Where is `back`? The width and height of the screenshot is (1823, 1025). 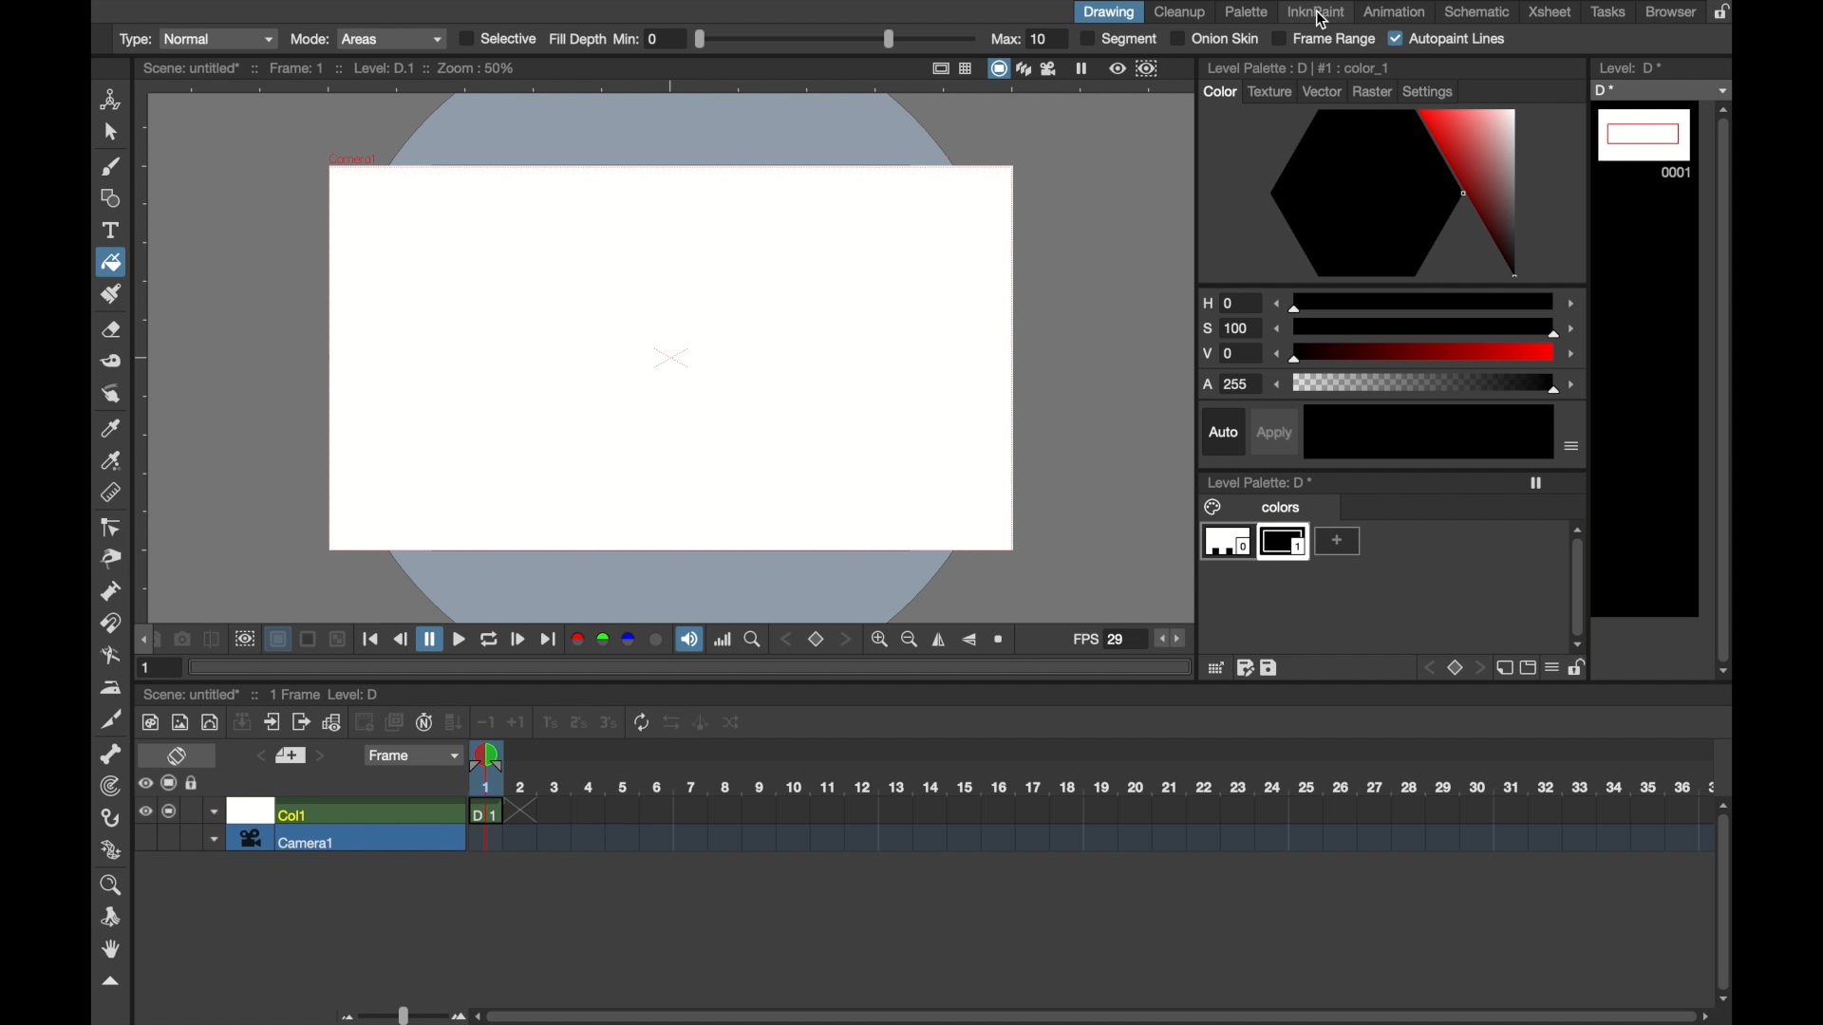
back is located at coordinates (402, 640).